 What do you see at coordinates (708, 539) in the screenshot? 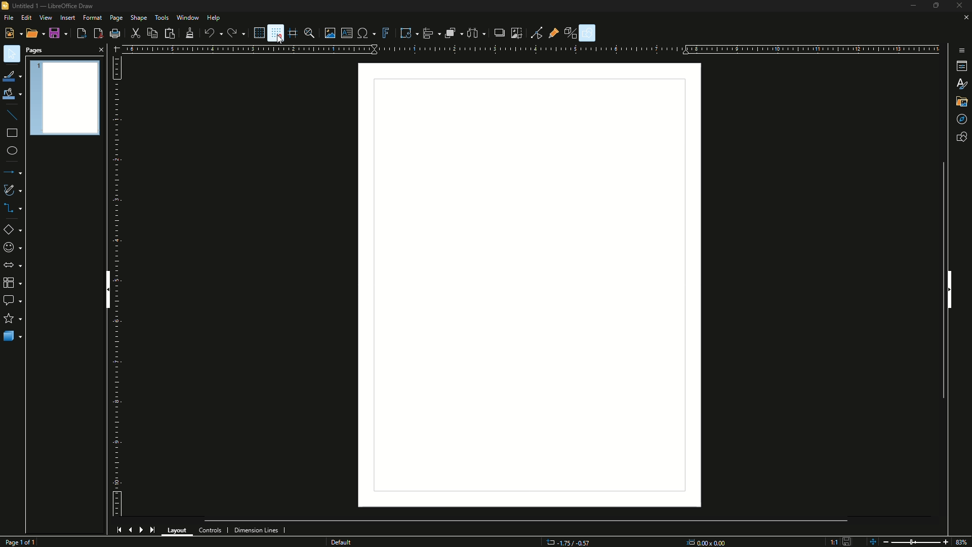
I see `Dimensions` at bounding box center [708, 539].